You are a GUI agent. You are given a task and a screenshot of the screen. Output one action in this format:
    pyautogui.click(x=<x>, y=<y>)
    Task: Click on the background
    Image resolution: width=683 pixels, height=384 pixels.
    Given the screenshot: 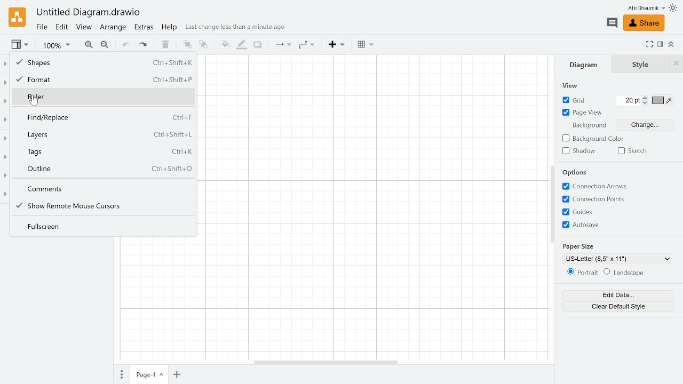 What is the action you would take?
    pyautogui.click(x=587, y=124)
    